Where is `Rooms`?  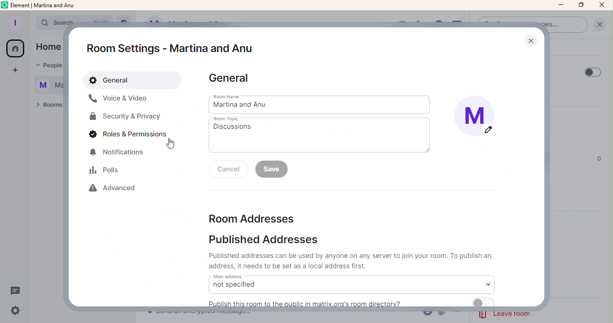
Rooms is located at coordinates (47, 107).